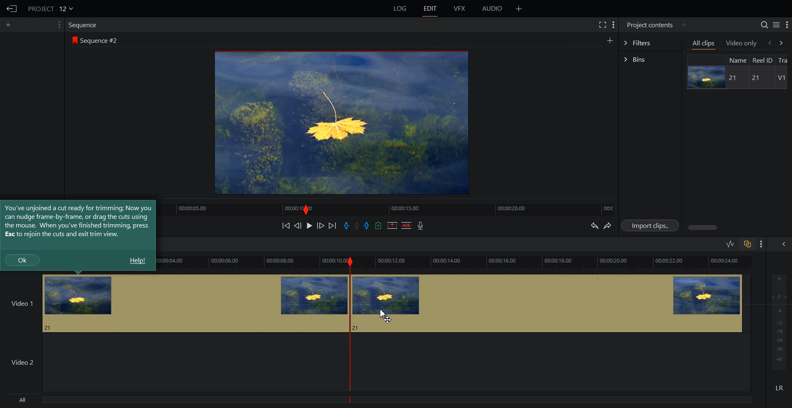 This screenshot has height=408, width=792. I want to click on Go Back, so click(11, 9).